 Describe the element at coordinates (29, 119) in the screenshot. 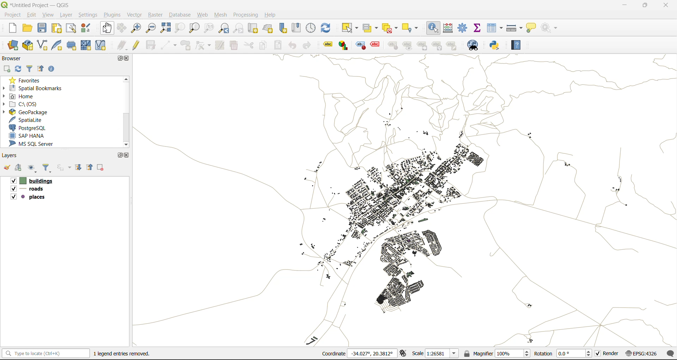

I see `spatialite` at that location.